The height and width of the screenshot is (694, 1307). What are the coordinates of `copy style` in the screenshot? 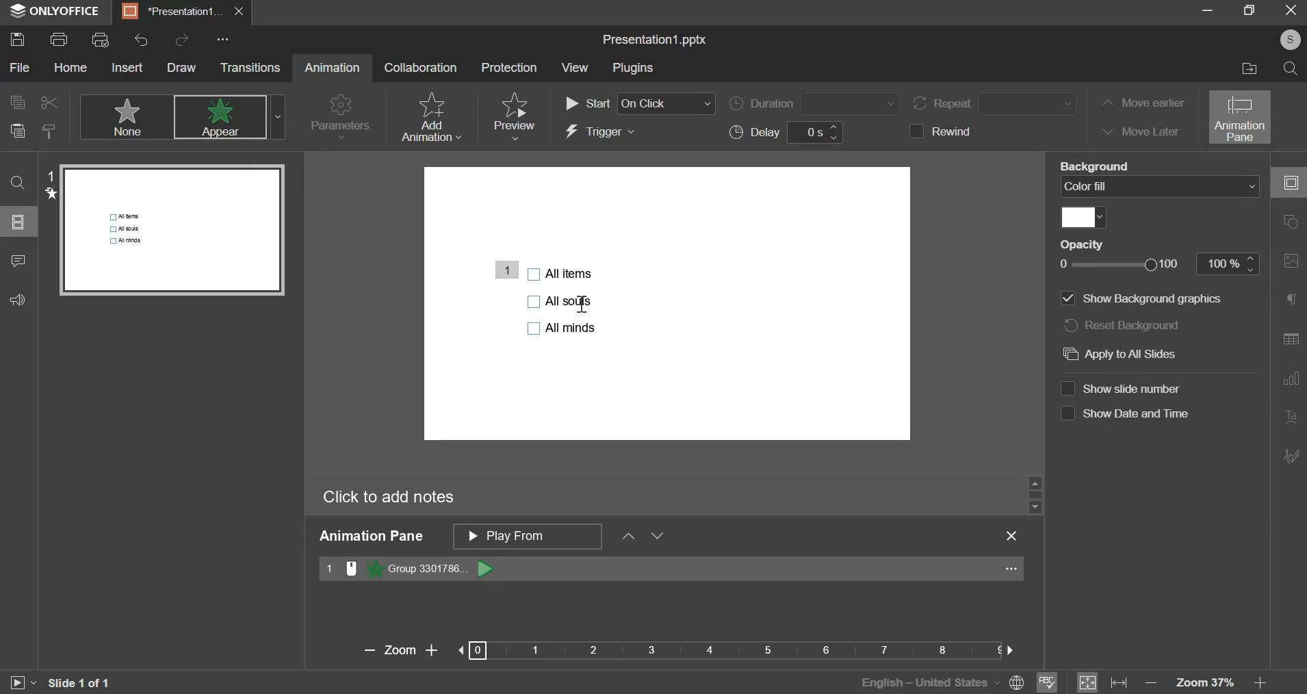 It's located at (51, 131).